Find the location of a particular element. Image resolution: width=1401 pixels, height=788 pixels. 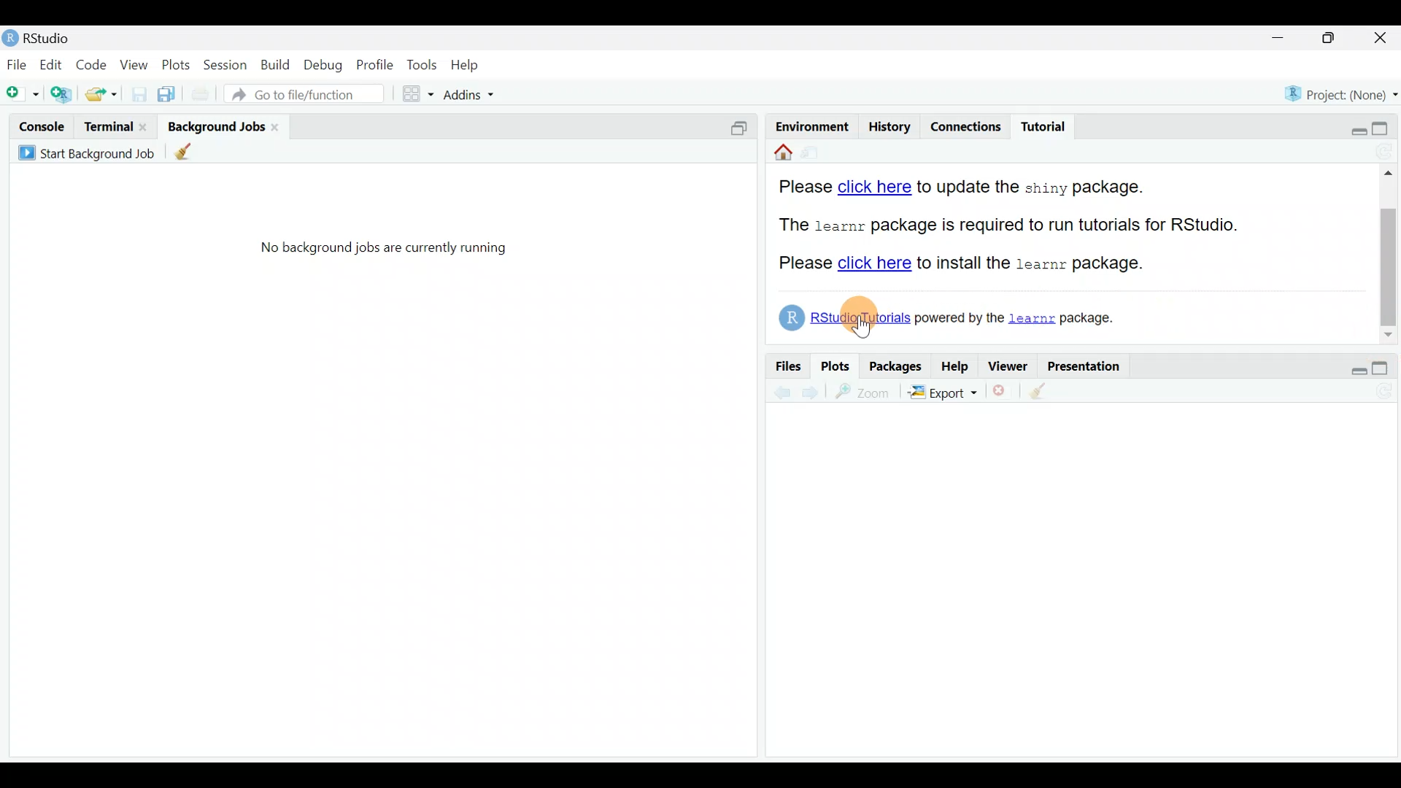

Save current document is located at coordinates (136, 94).